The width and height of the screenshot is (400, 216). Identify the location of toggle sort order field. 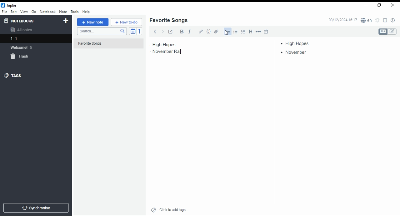
(133, 31).